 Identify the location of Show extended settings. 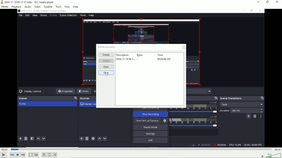
(36, 155).